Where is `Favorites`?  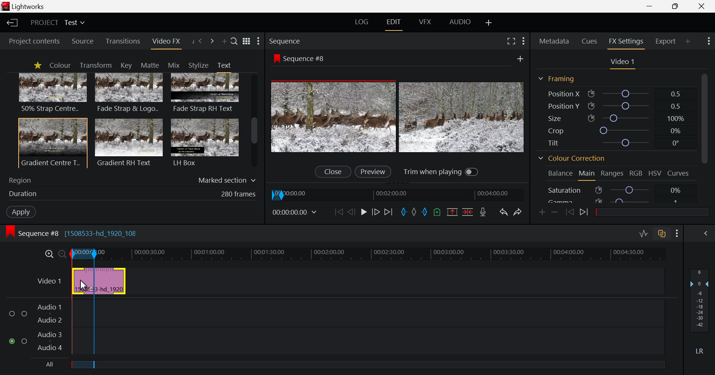
Favorites is located at coordinates (37, 65).